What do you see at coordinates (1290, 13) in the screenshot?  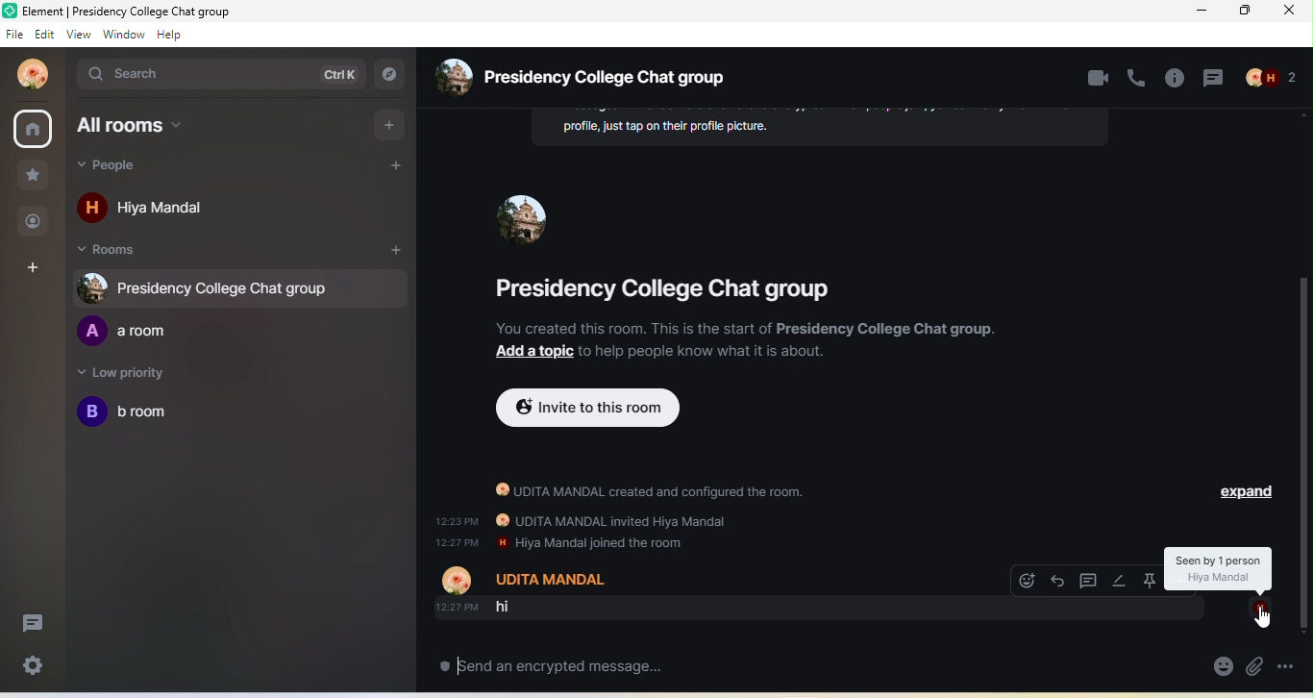 I see `close` at bounding box center [1290, 13].